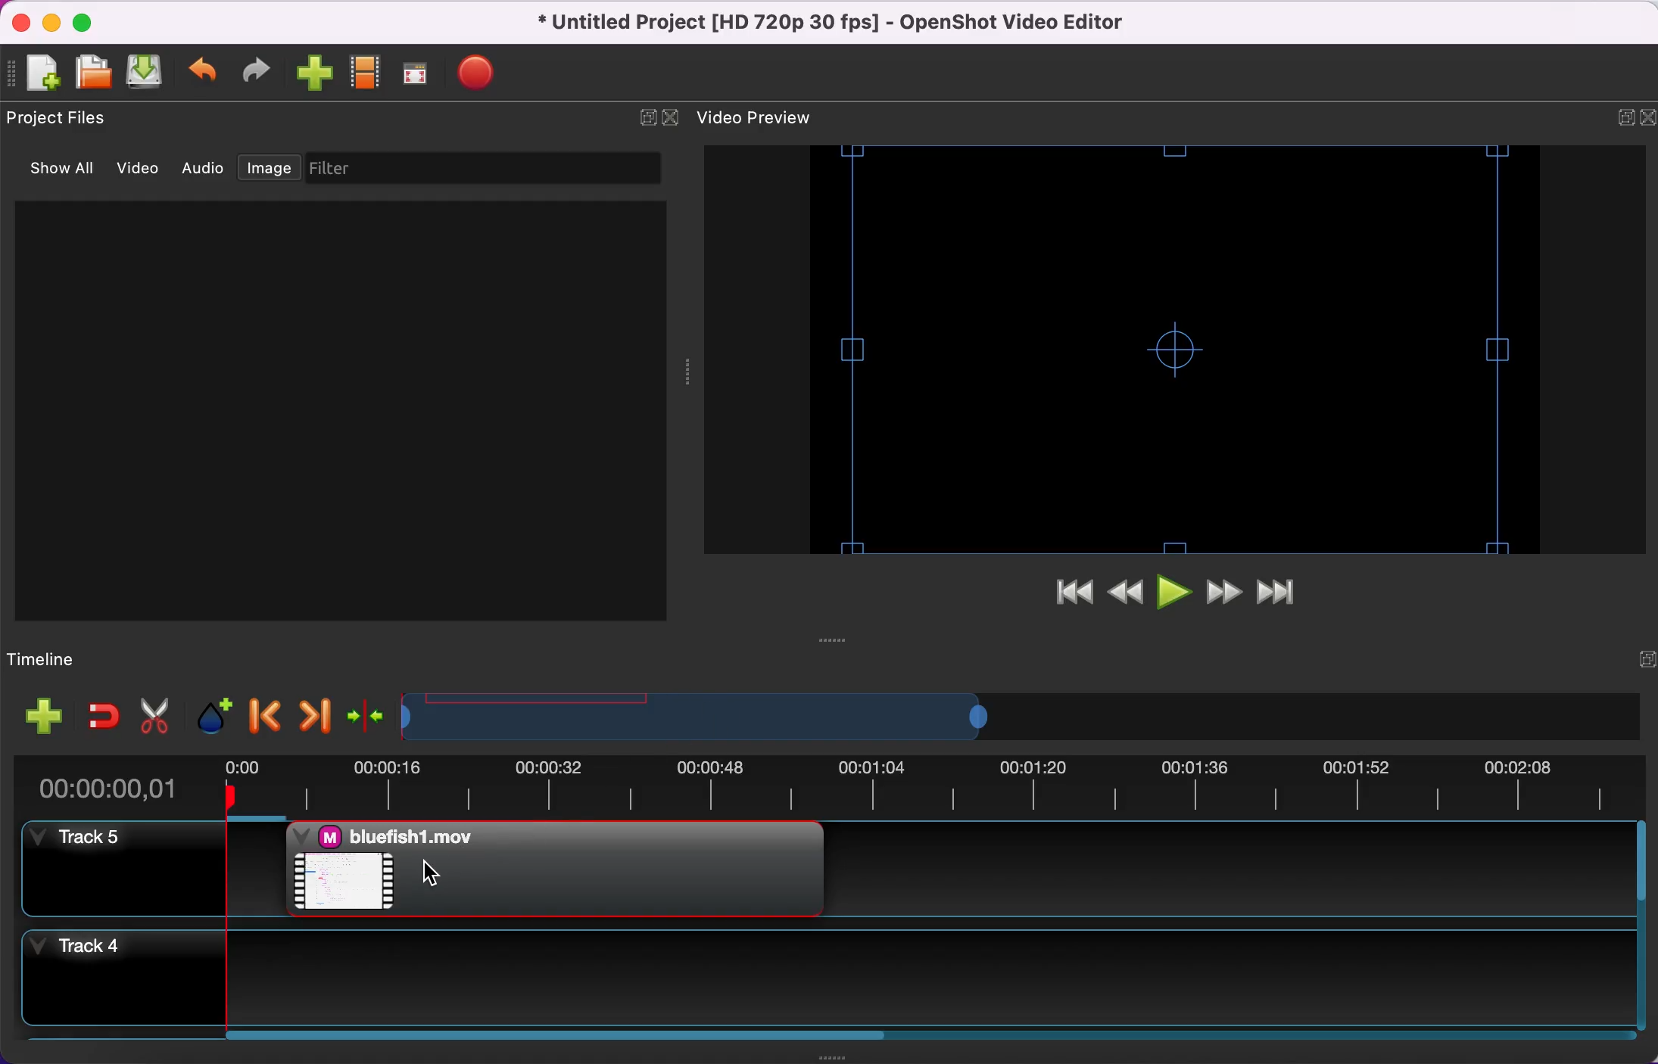 The width and height of the screenshot is (1658, 1064). What do you see at coordinates (1610, 118) in the screenshot?
I see `expand/hide` at bounding box center [1610, 118].